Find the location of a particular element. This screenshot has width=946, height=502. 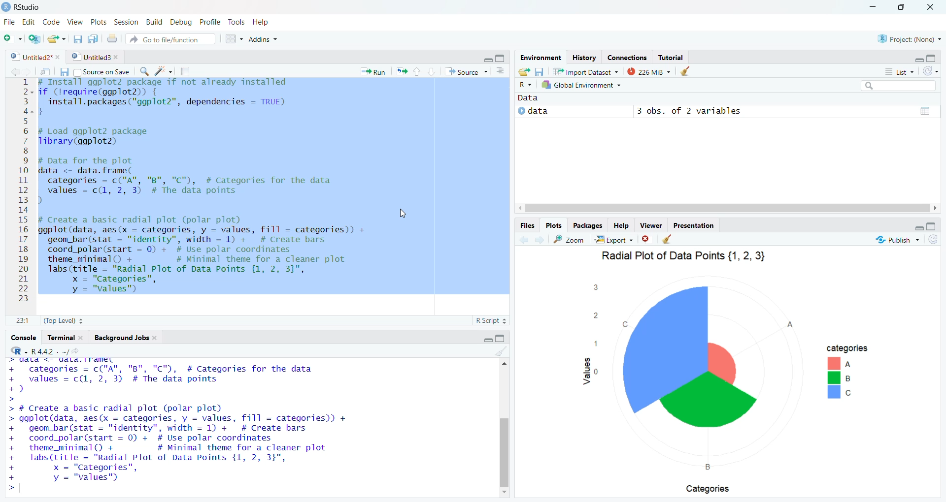

Refresh theme is located at coordinates (932, 70).